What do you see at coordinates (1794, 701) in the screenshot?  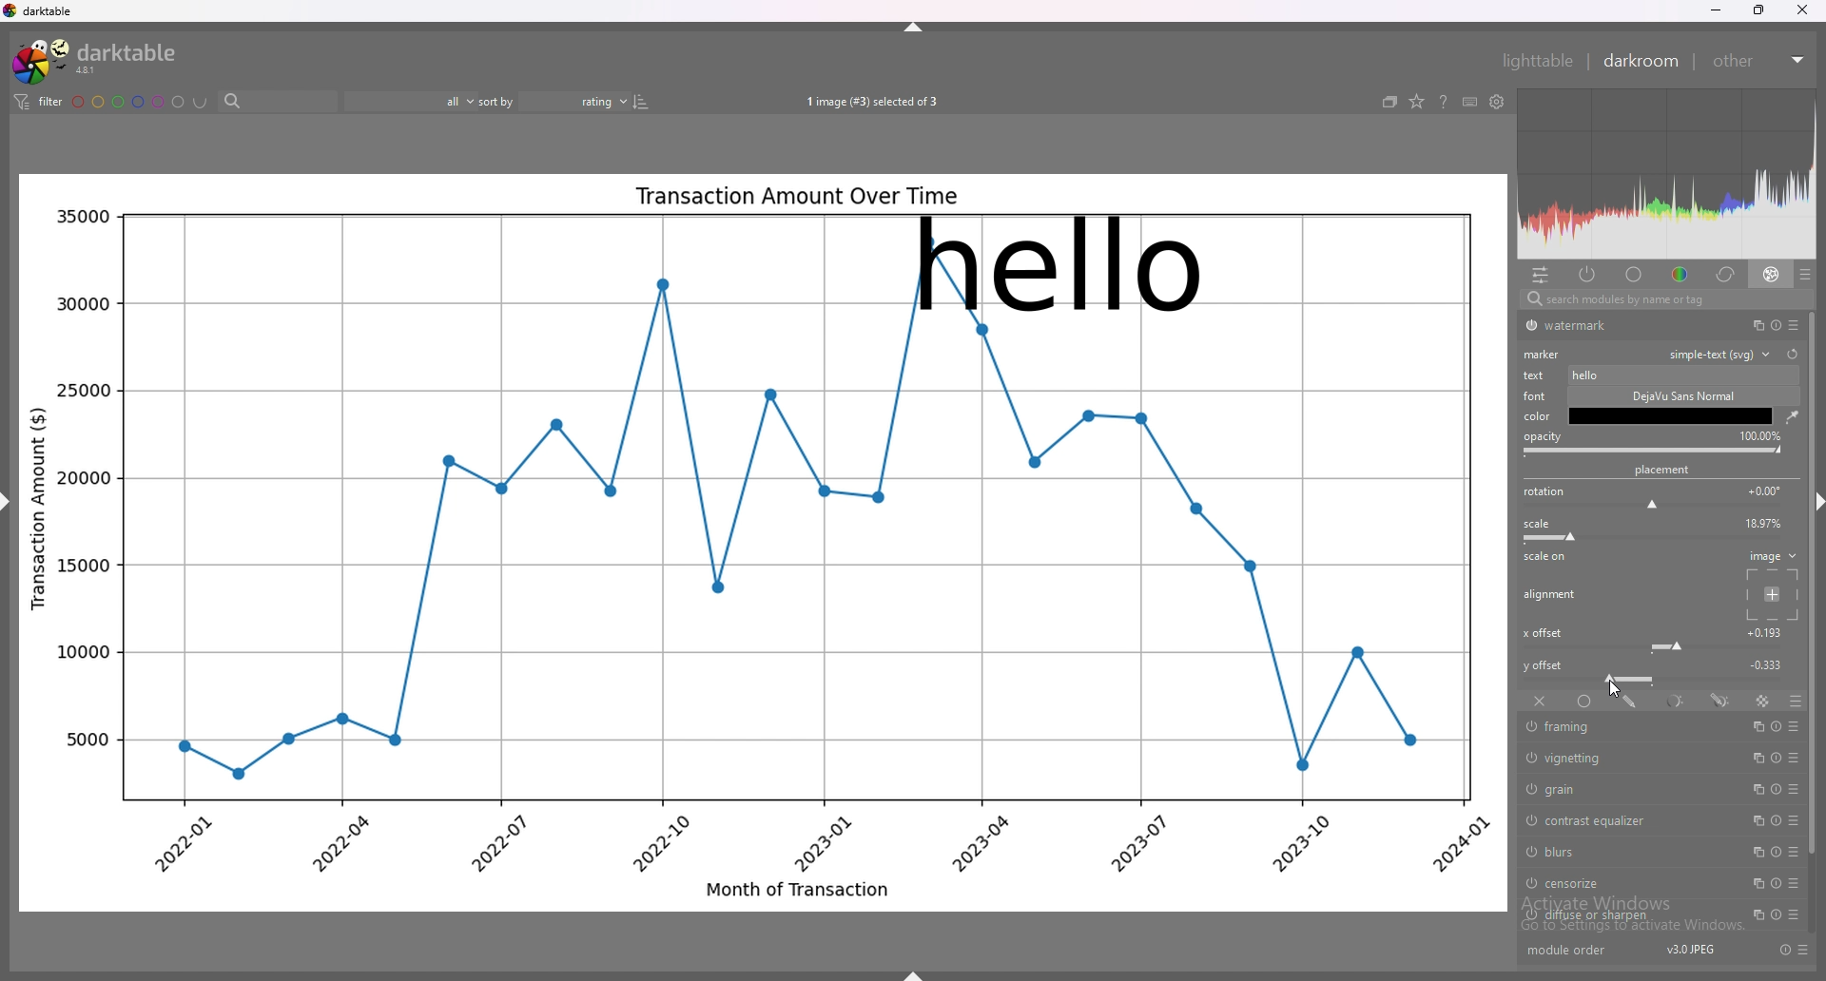 I see `blending options` at bounding box center [1794, 701].